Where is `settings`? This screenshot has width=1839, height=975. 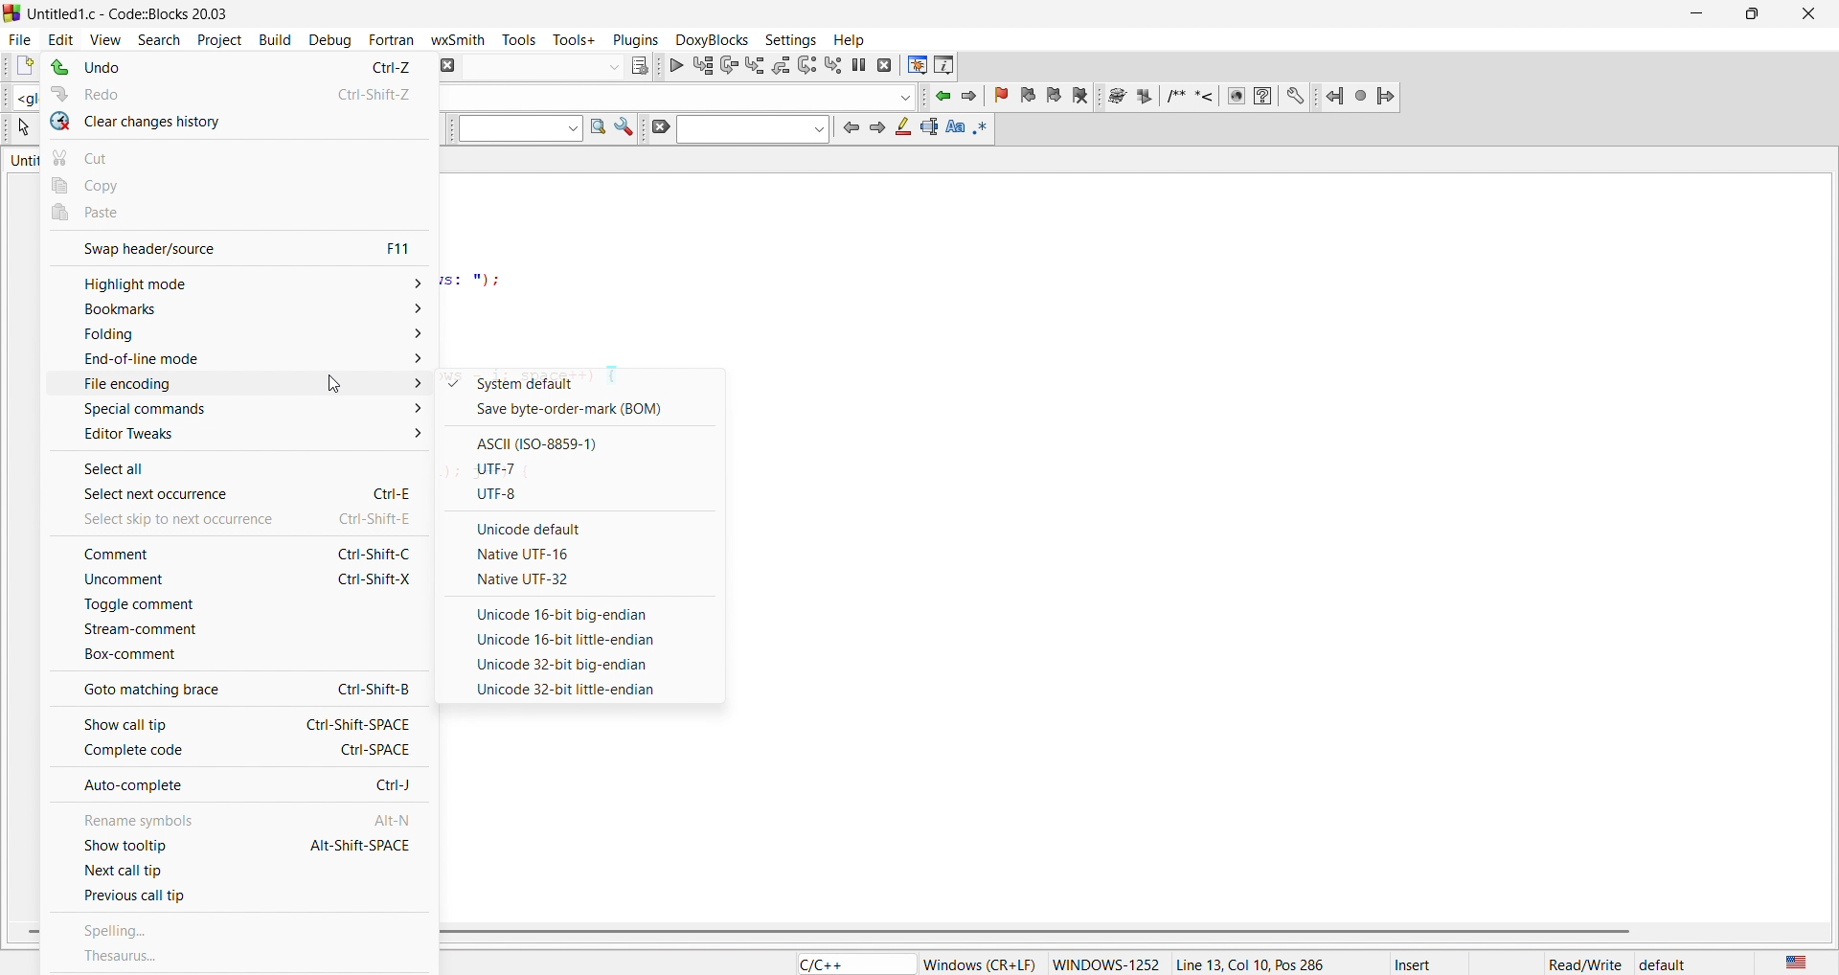
settings is located at coordinates (1296, 98).